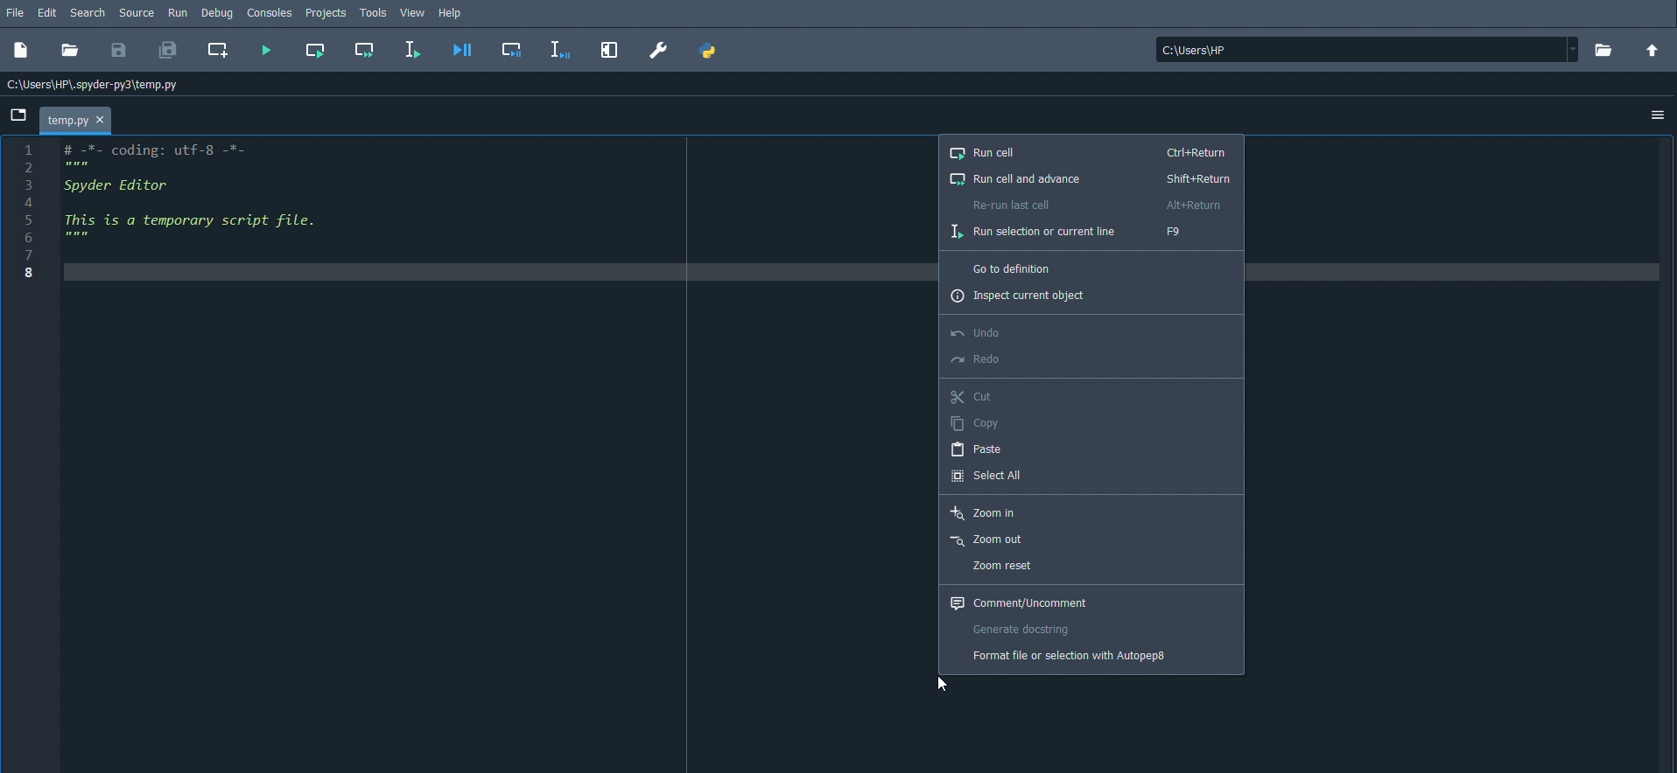  Describe the element at coordinates (1016, 266) in the screenshot. I see `Go to definition` at that location.